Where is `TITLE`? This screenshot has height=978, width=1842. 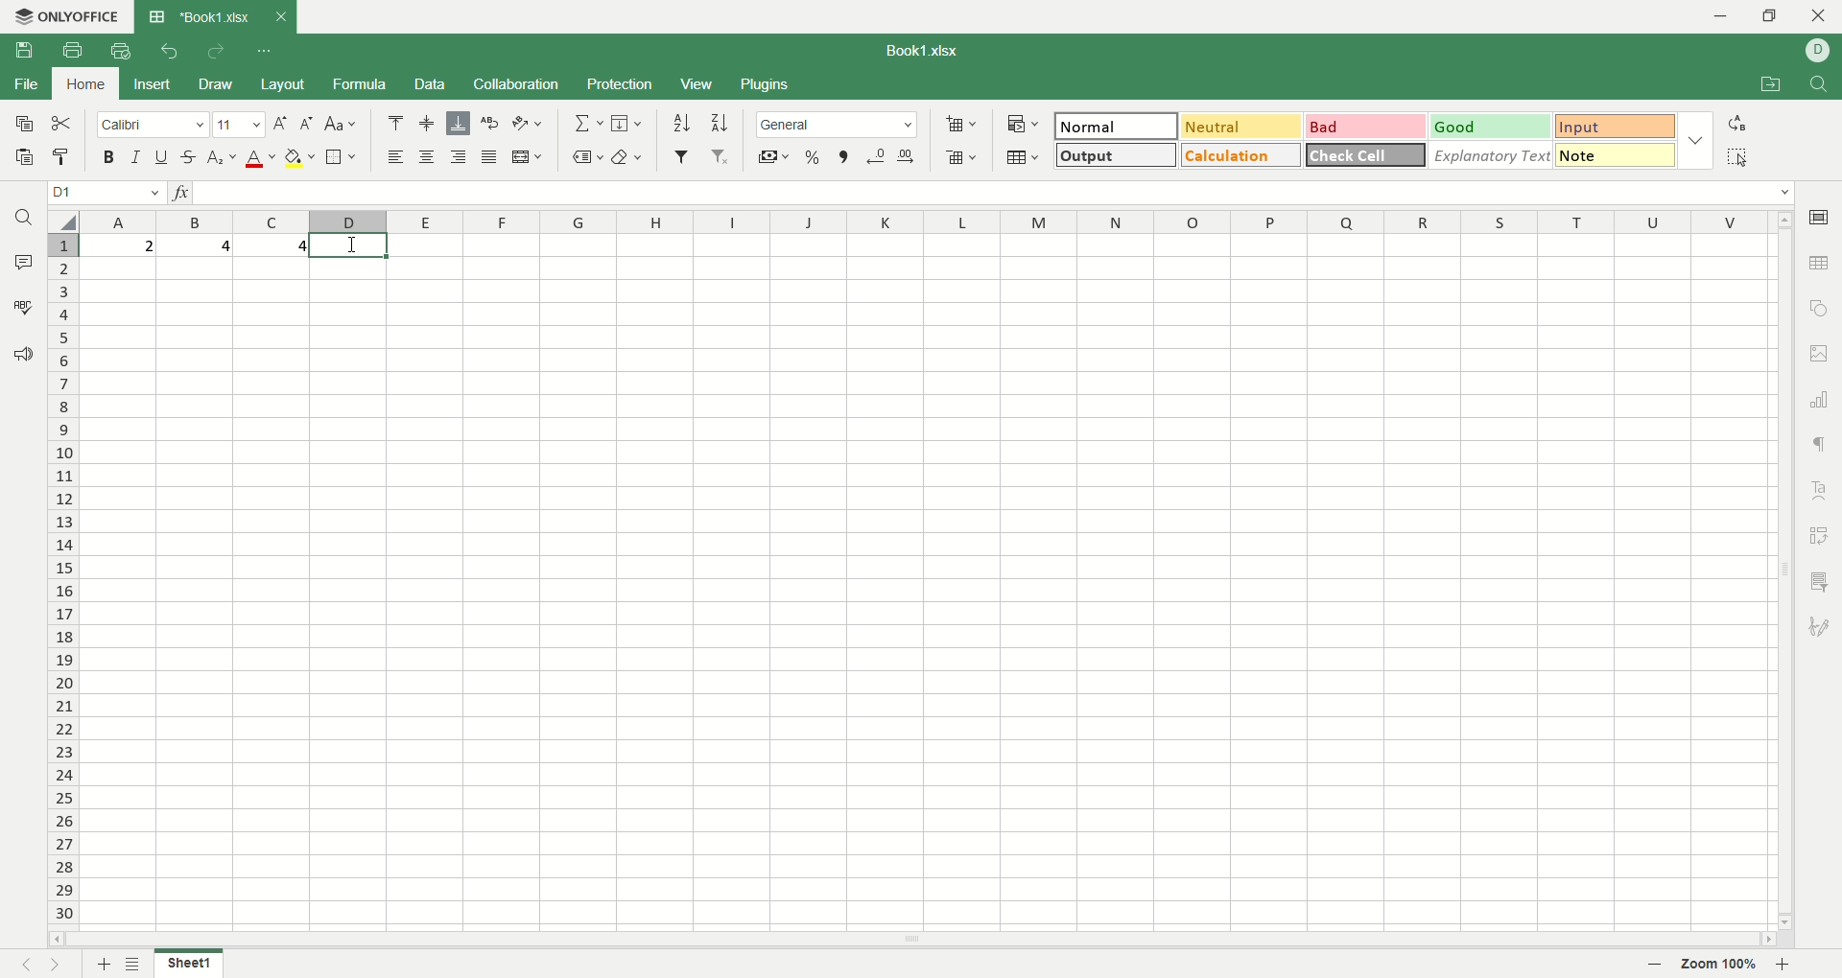
TITLE is located at coordinates (925, 48).